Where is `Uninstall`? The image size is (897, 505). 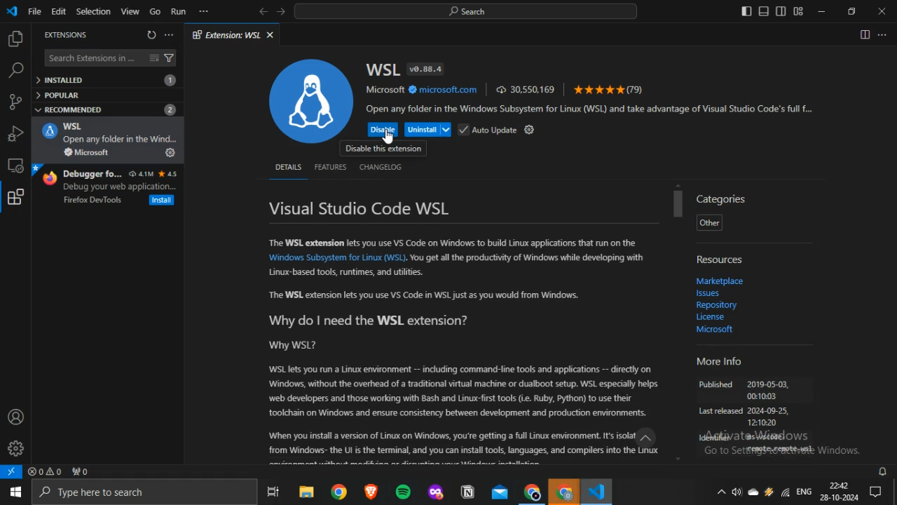 Uninstall is located at coordinates (427, 130).